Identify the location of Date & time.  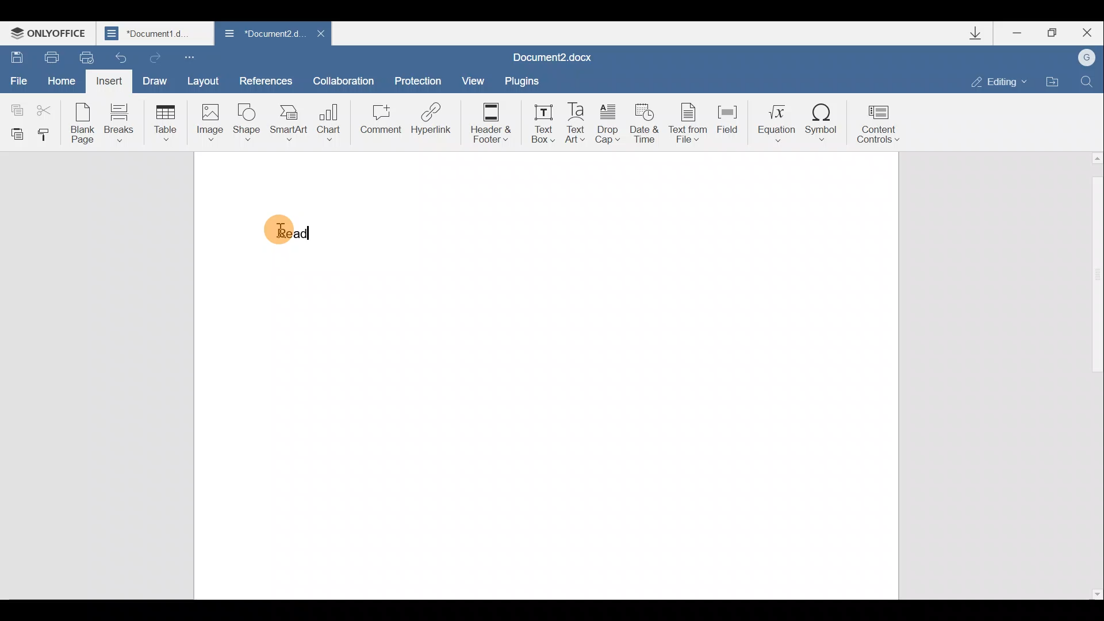
(645, 126).